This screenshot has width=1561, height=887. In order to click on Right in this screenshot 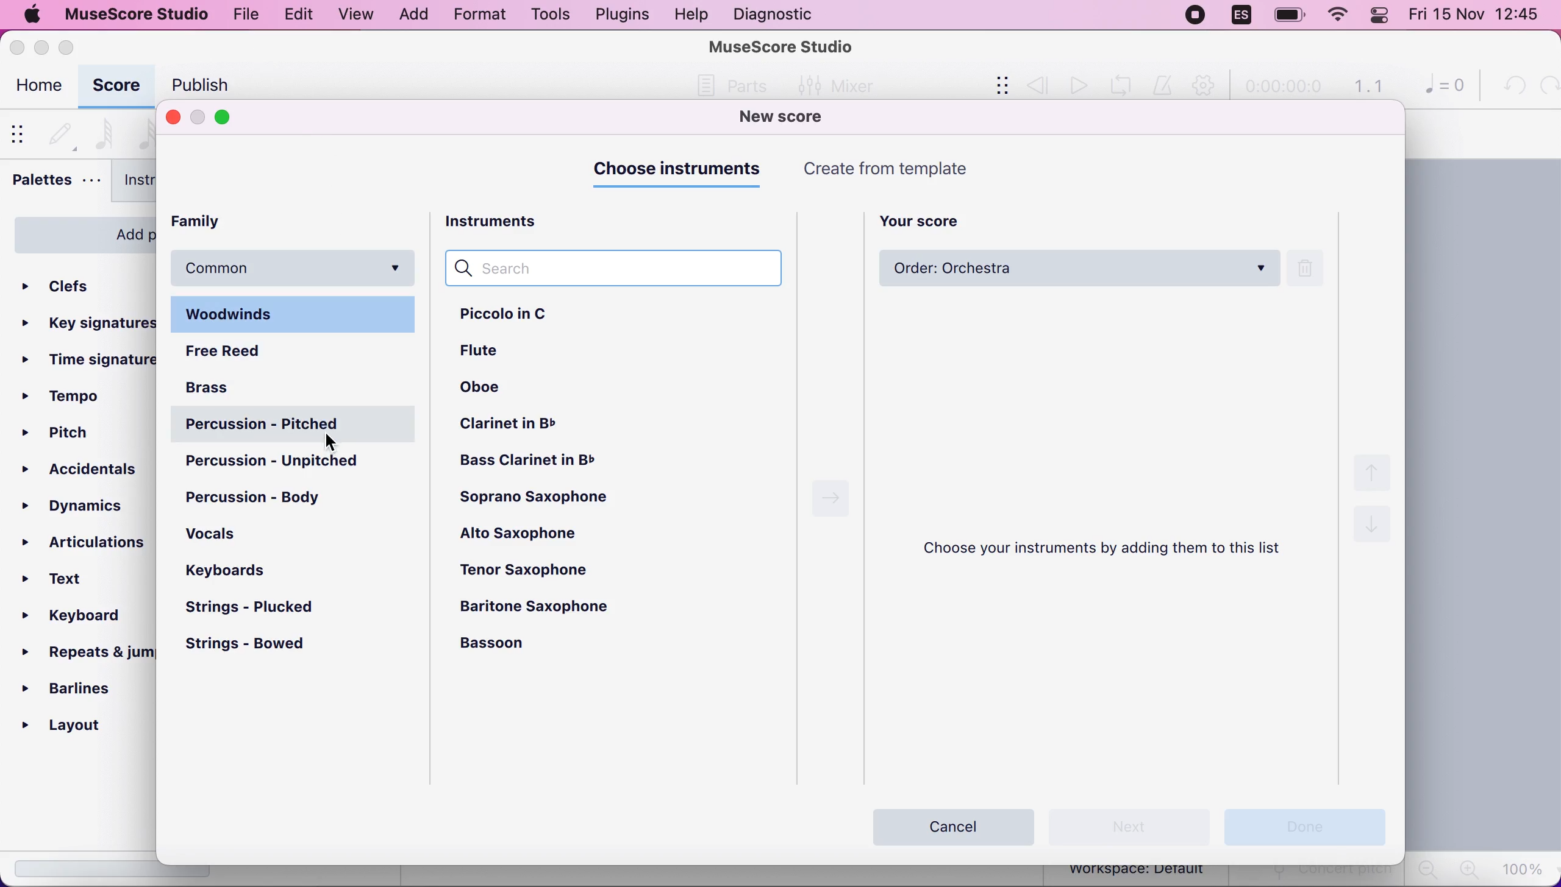, I will do `click(827, 495)`.